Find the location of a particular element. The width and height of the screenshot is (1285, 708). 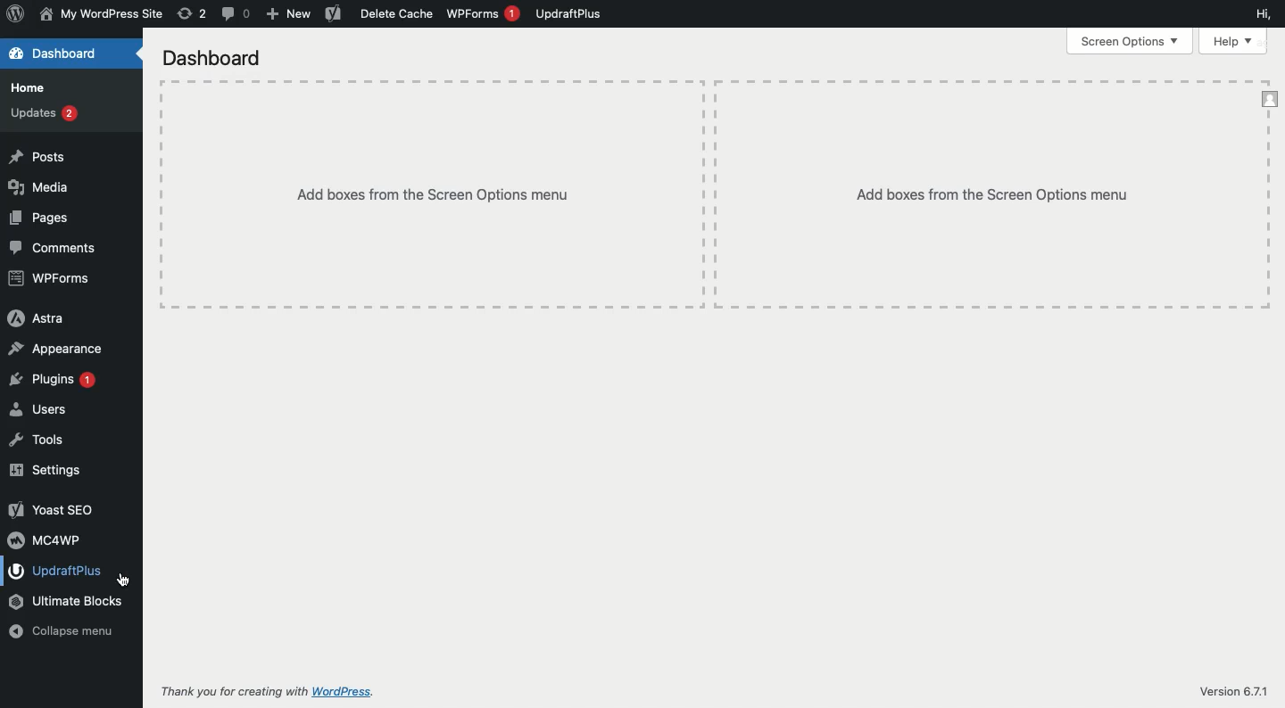

Collapse menu is located at coordinates (63, 631).